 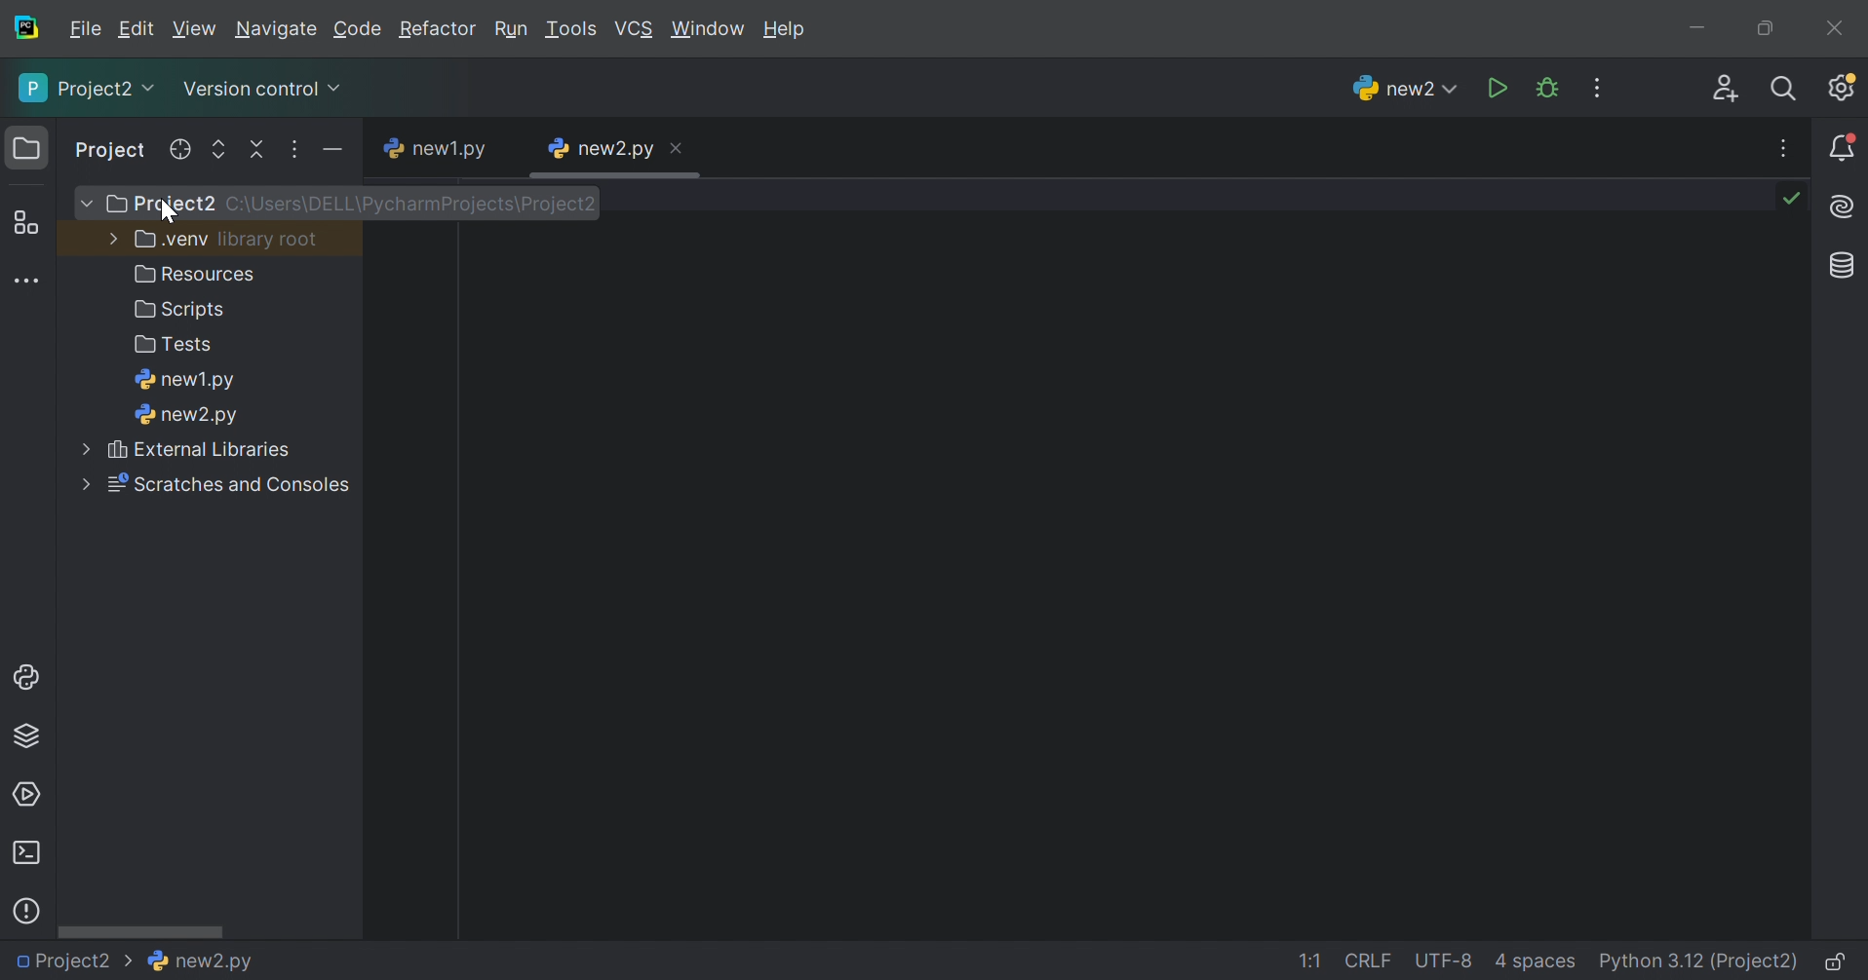 I want to click on Python 3:12 (Project2), so click(x=1700, y=962).